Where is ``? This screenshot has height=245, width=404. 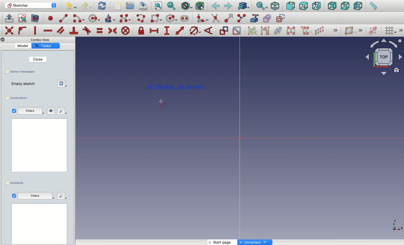  is located at coordinates (9, 30).